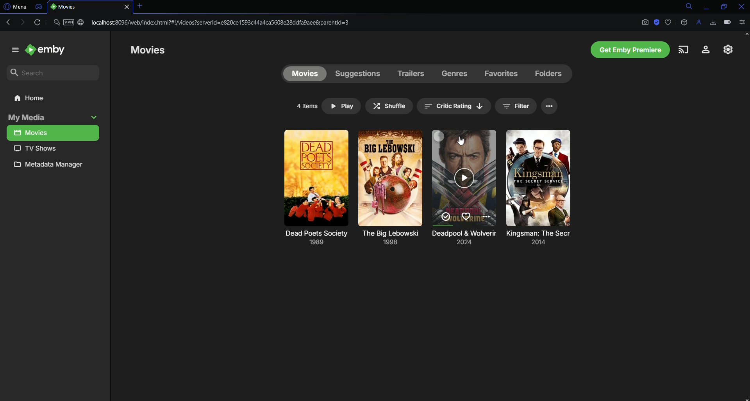 The height and width of the screenshot is (401, 750). I want to click on TV Shows, so click(52, 148).